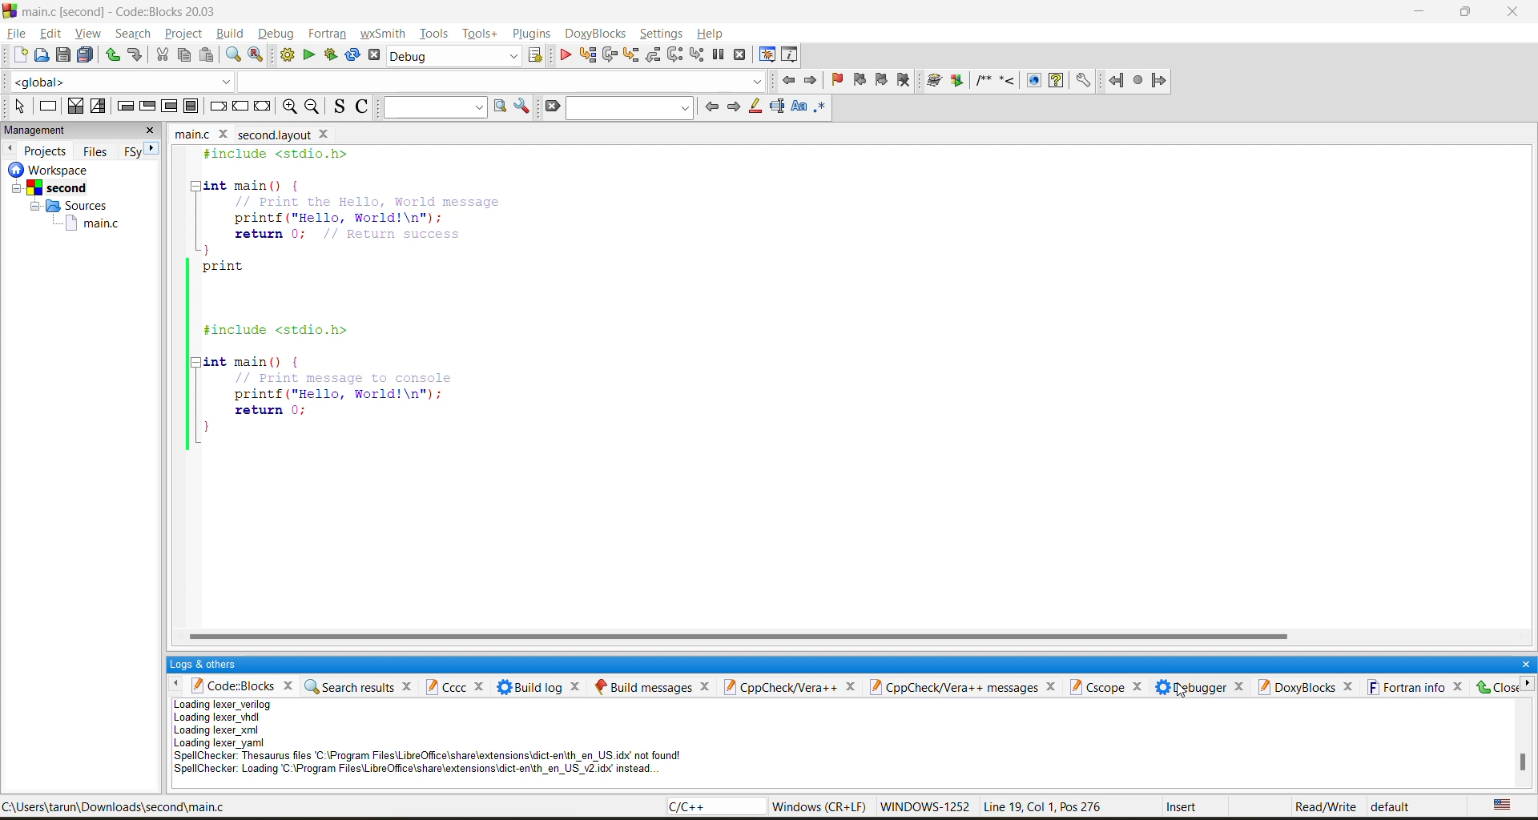  What do you see at coordinates (191, 106) in the screenshot?
I see `block instruction` at bounding box center [191, 106].